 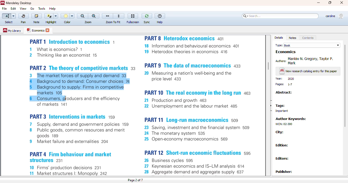 I want to click on color, so click(x=67, y=22).